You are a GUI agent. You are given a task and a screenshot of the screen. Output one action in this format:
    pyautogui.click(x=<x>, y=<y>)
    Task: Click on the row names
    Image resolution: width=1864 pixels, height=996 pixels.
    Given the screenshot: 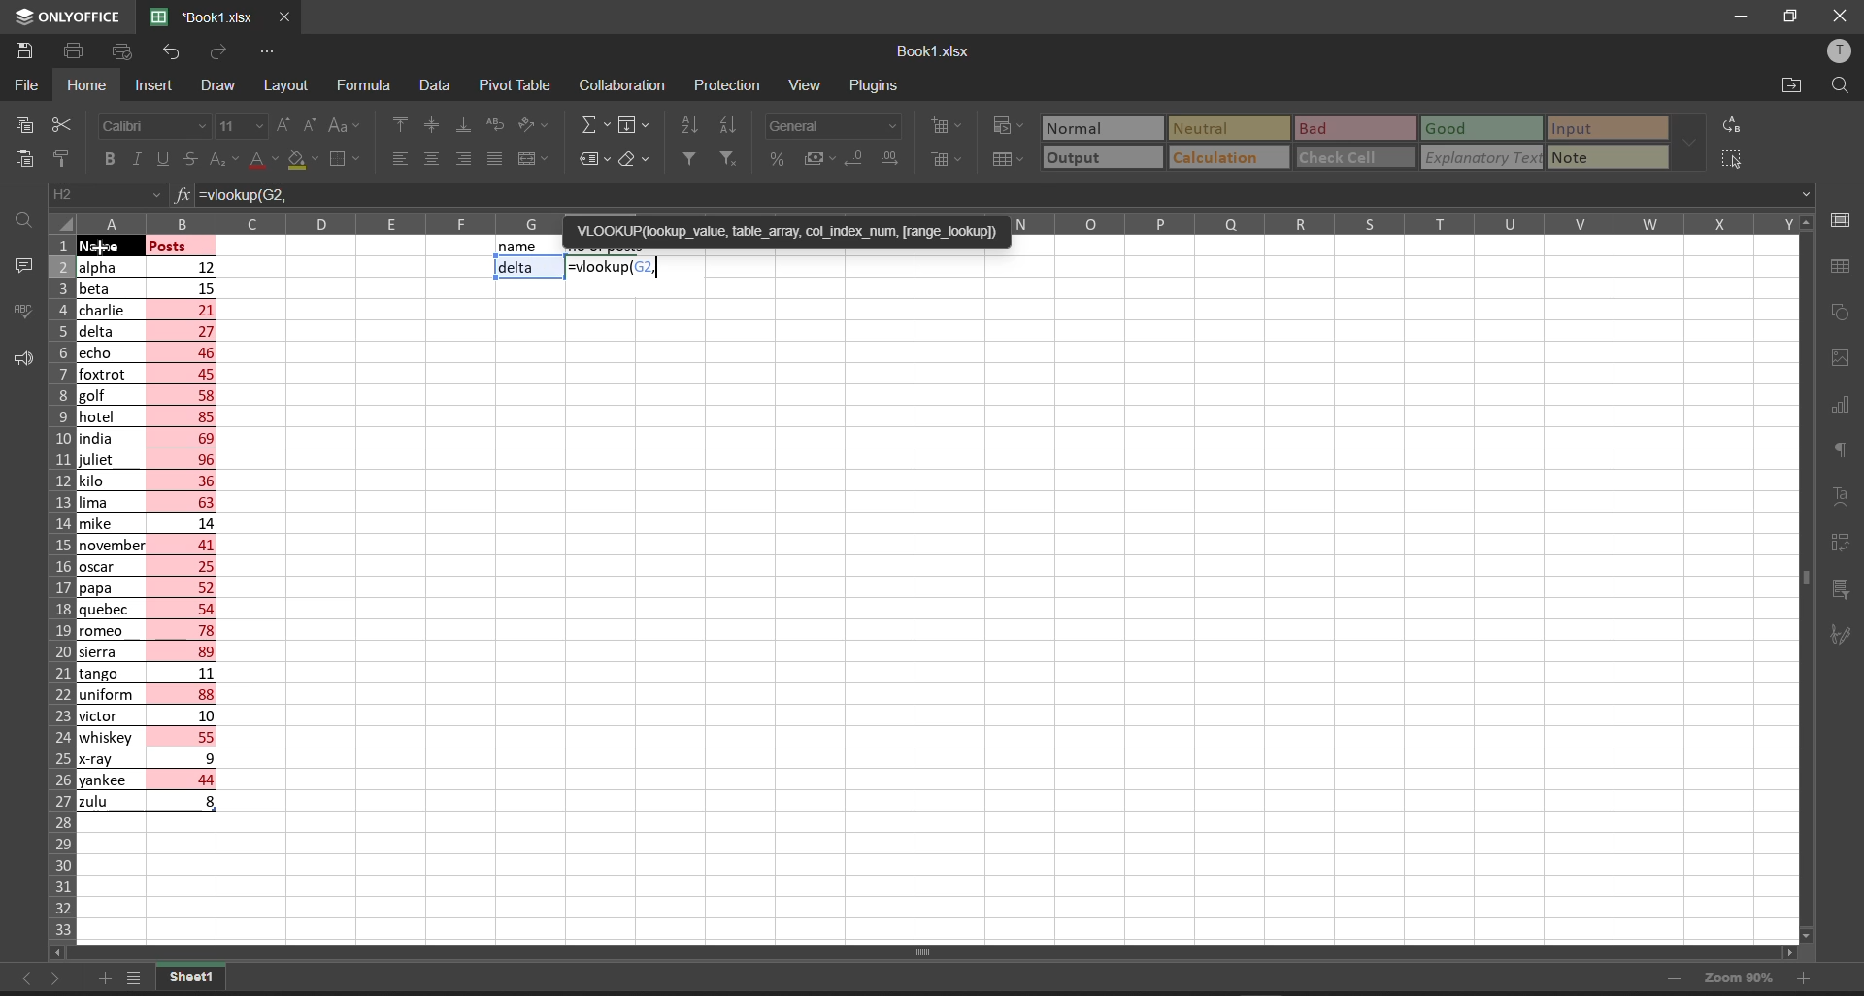 What is the action you would take?
    pyautogui.click(x=57, y=591)
    